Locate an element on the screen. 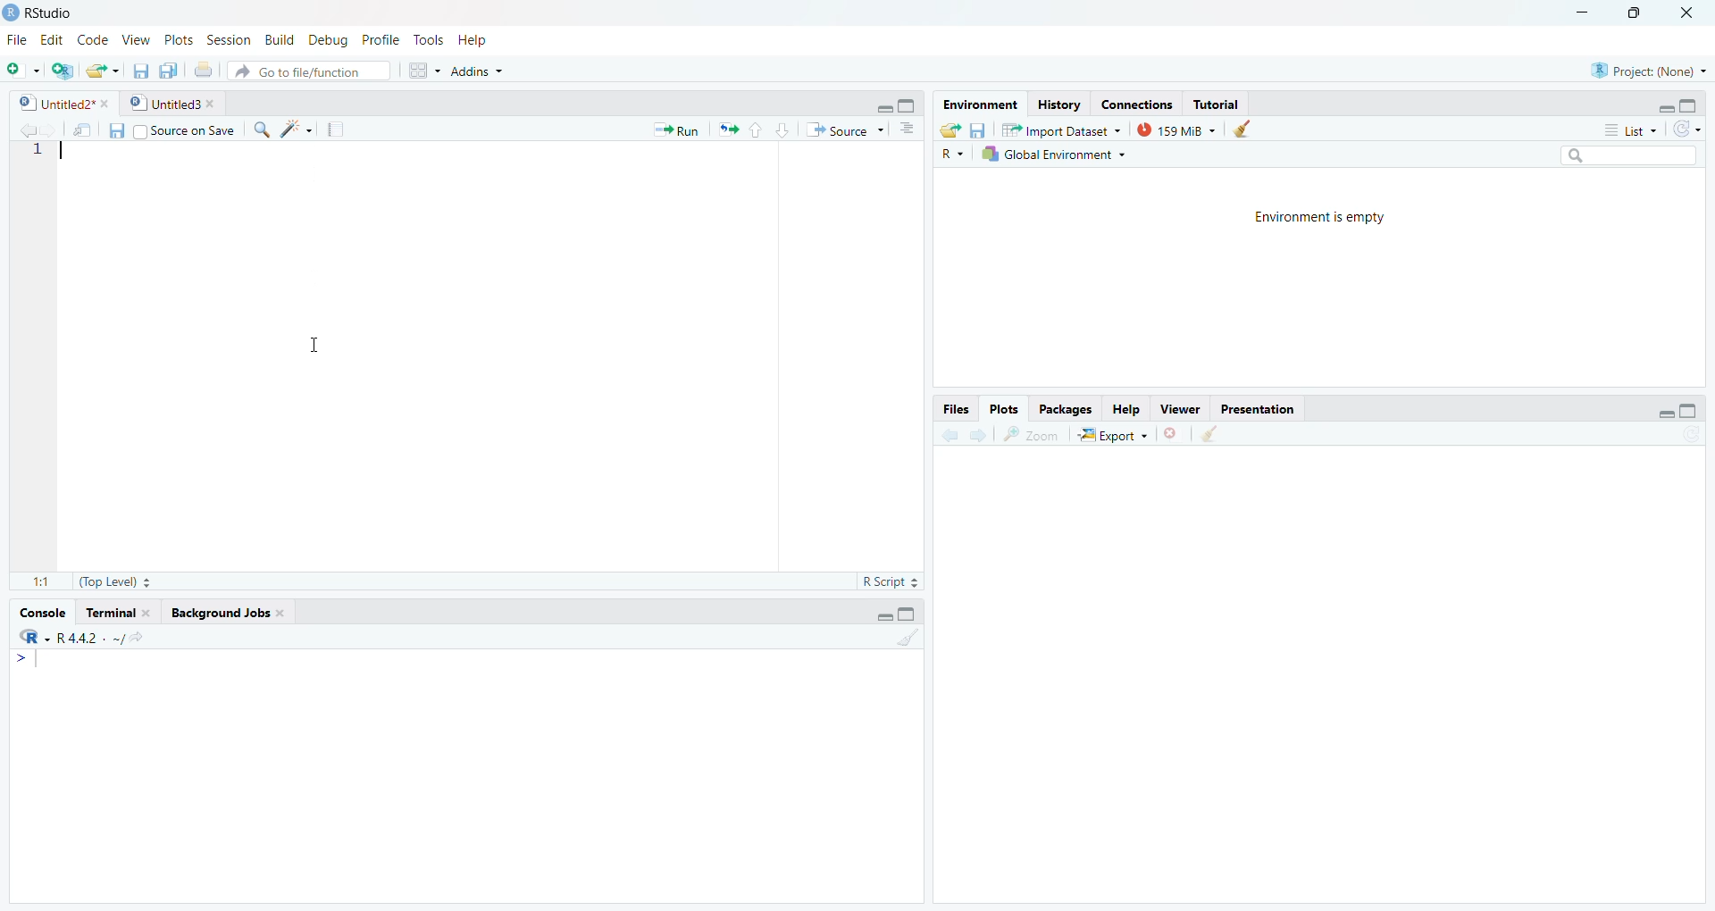 The image size is (1715, 911). Run is located at coordinates (675, 130).